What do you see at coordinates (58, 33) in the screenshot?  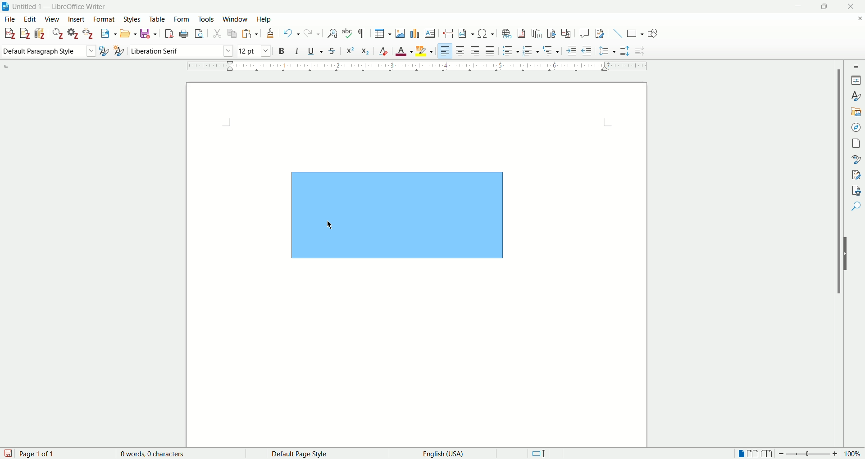 I see `refresh` at bounding box center [58, 33].